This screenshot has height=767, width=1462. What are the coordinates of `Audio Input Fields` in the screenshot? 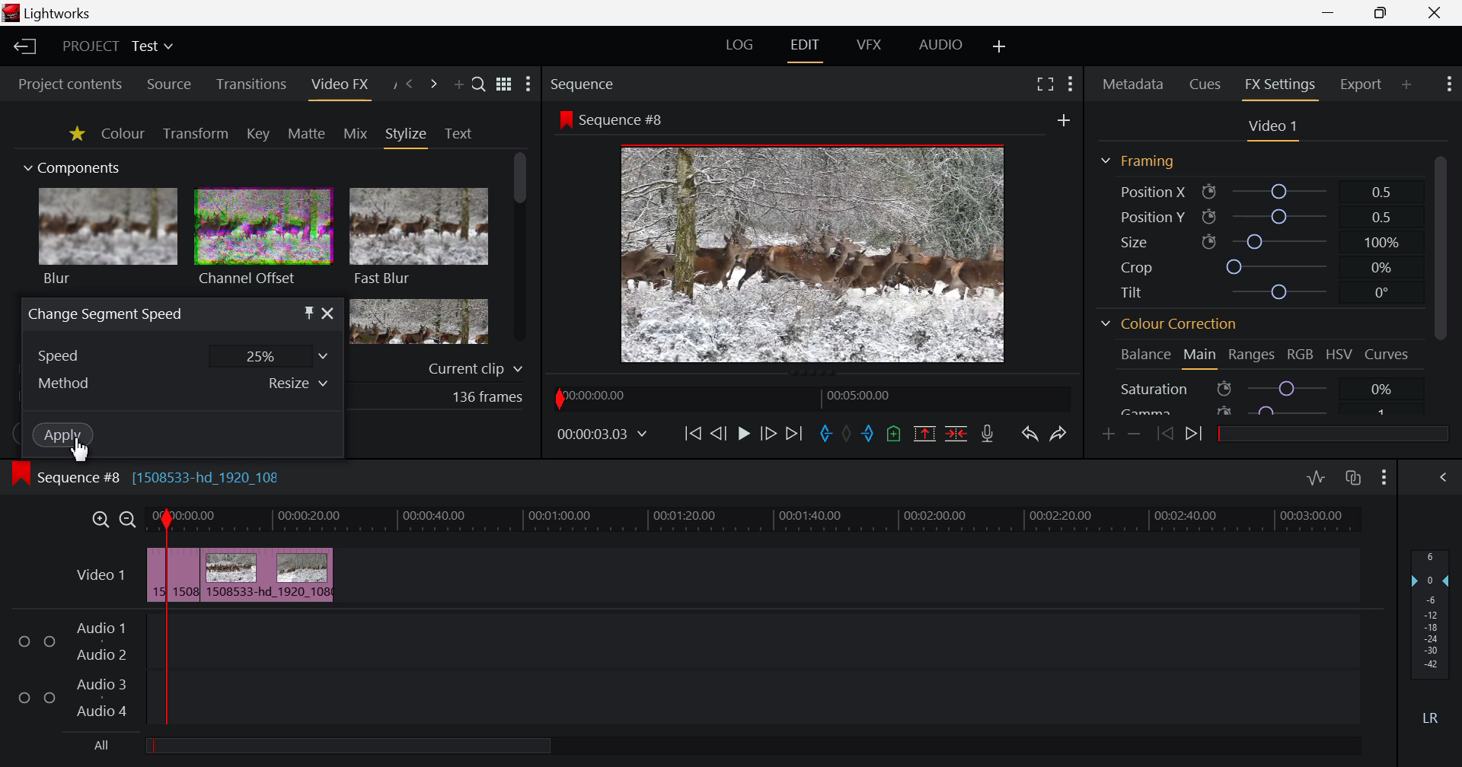 It's located at (680, 671).